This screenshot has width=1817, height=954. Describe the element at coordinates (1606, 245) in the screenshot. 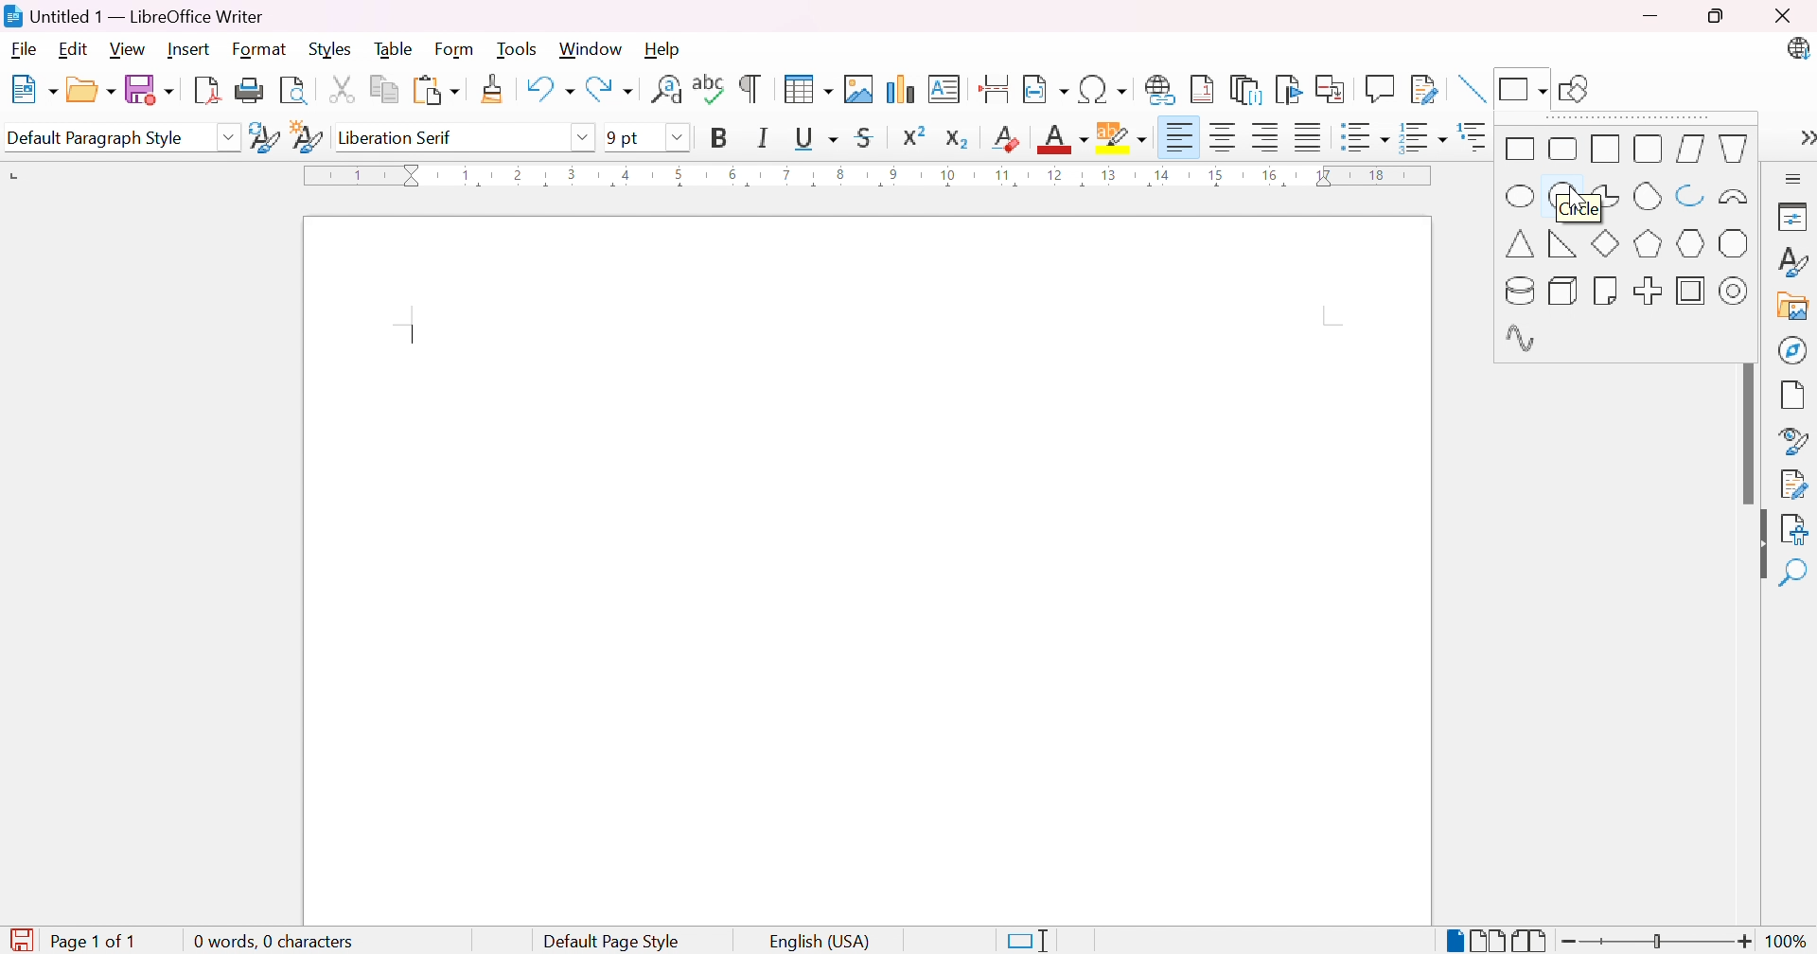

I see `Diamond` at that location.